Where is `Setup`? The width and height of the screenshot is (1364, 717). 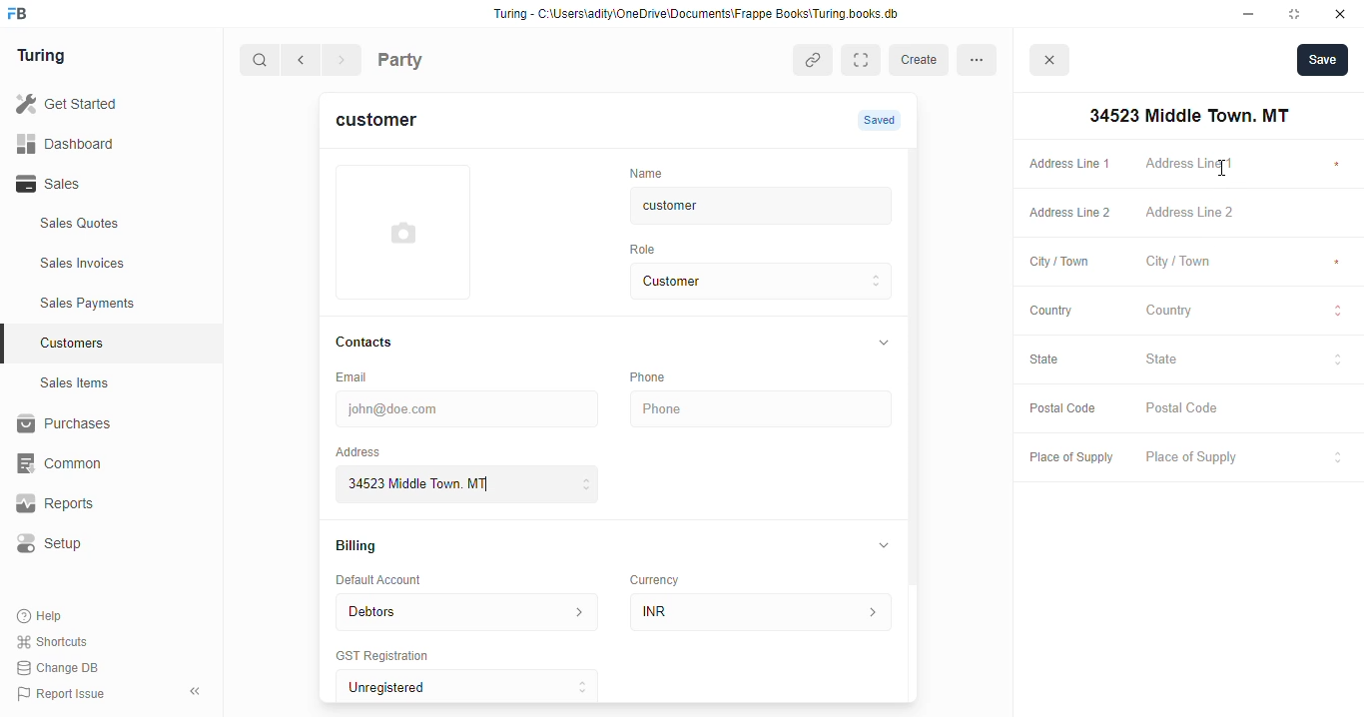 Setup is located at coordinates (101, 543).